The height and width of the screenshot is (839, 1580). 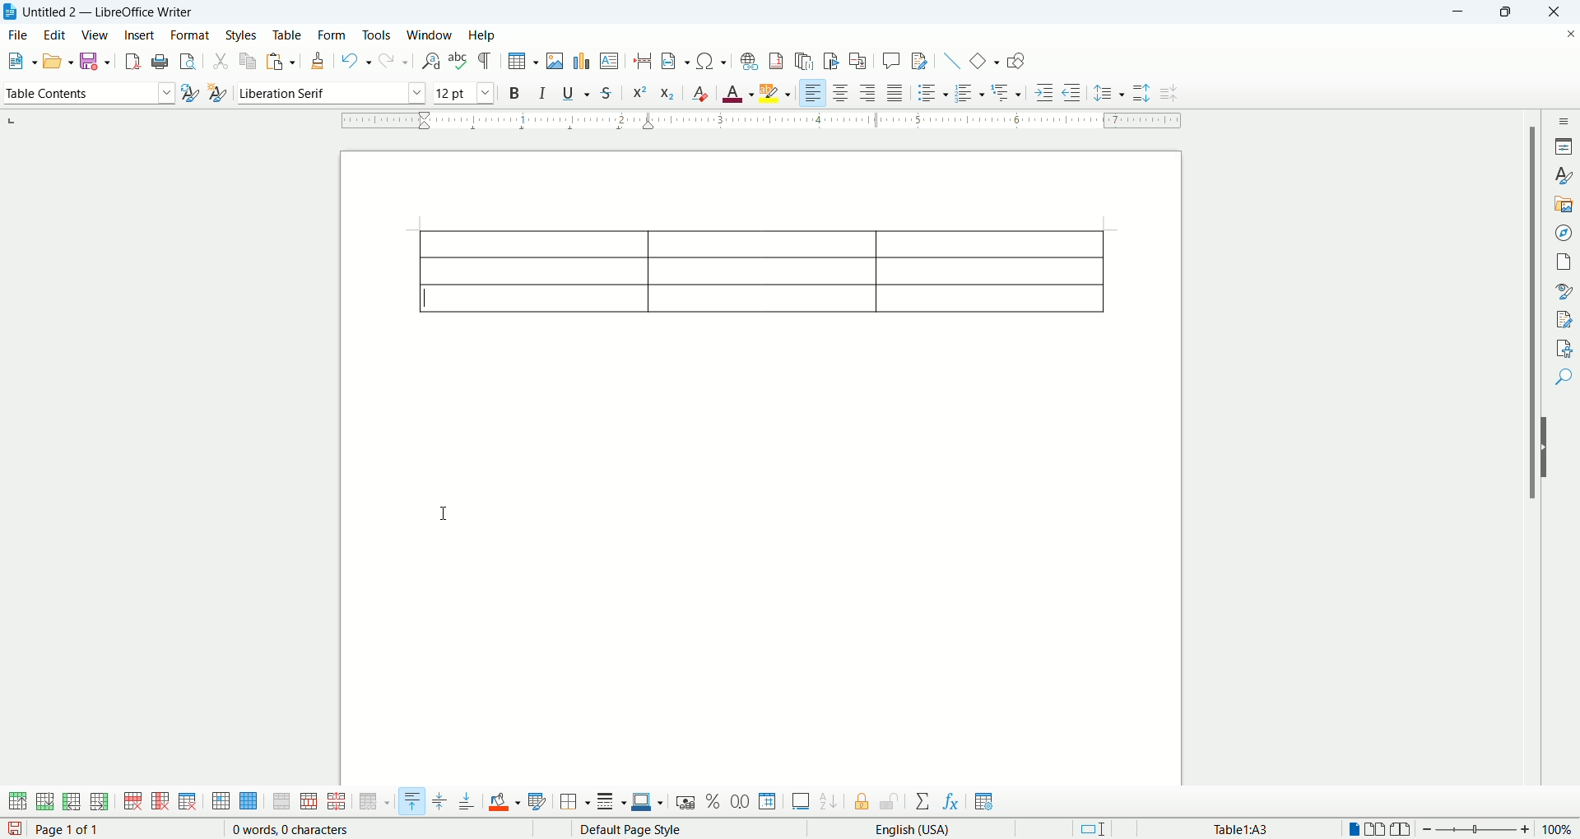 What do you see at coordinates (1098, 829) in the screenshot?
I see `standard selection` at bounding box center [1098, 829].